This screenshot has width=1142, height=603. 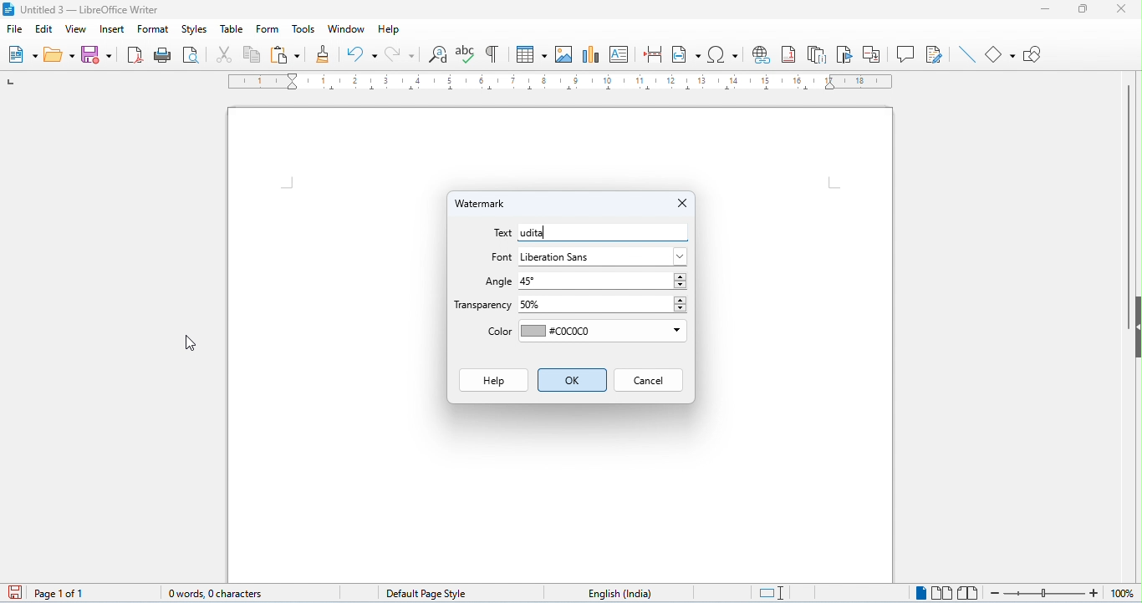 I want to click on clone, so click(x=324, y=53).